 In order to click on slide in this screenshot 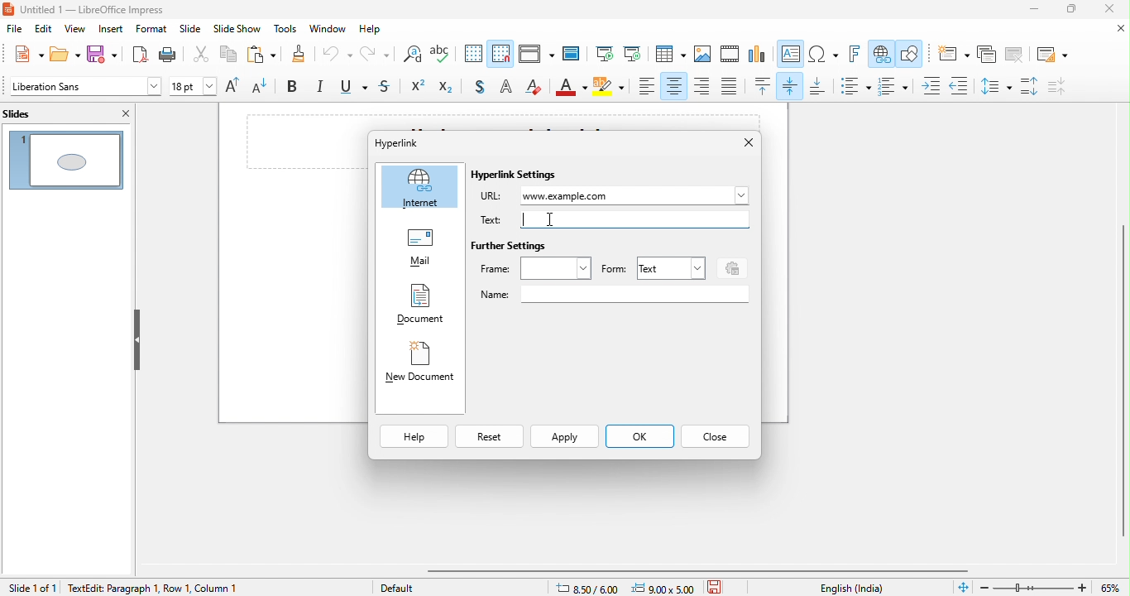, I will do `click(190, 31)`.